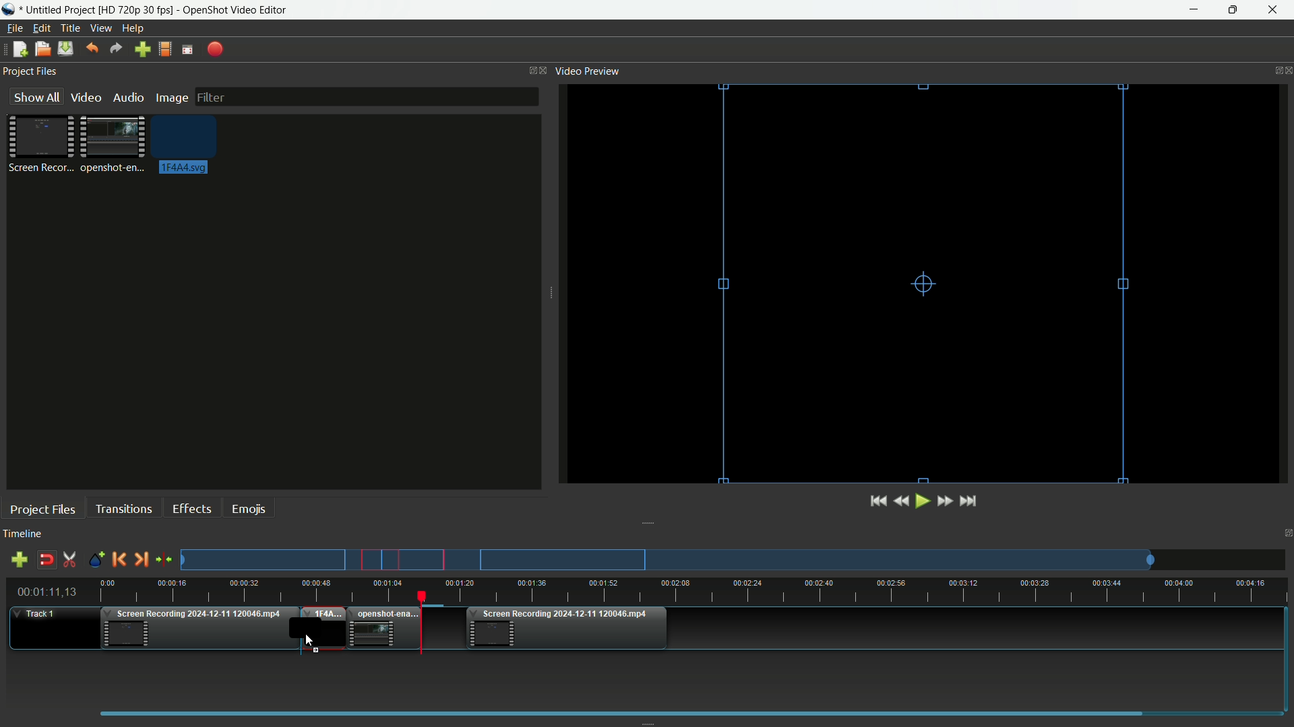 Image resolution: width=1294 pixels, height=727 pixels. Describe the element at coordinates (65, 50) in the screenshot. I see `Save file` at that location.